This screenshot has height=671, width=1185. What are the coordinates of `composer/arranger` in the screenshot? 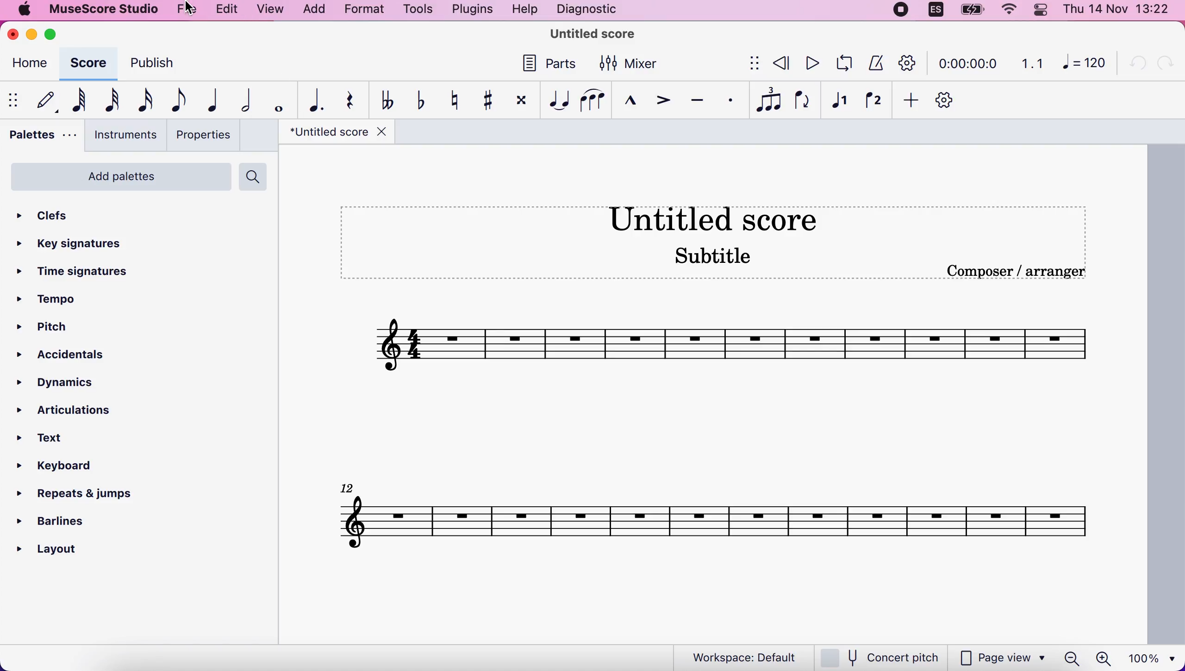 It's located at (1017, 272).